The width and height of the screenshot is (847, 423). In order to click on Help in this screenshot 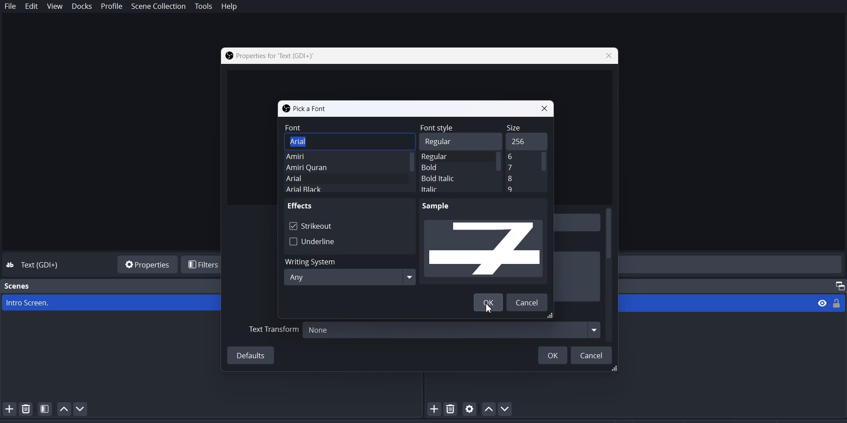, I will do `click(229, 7)`.